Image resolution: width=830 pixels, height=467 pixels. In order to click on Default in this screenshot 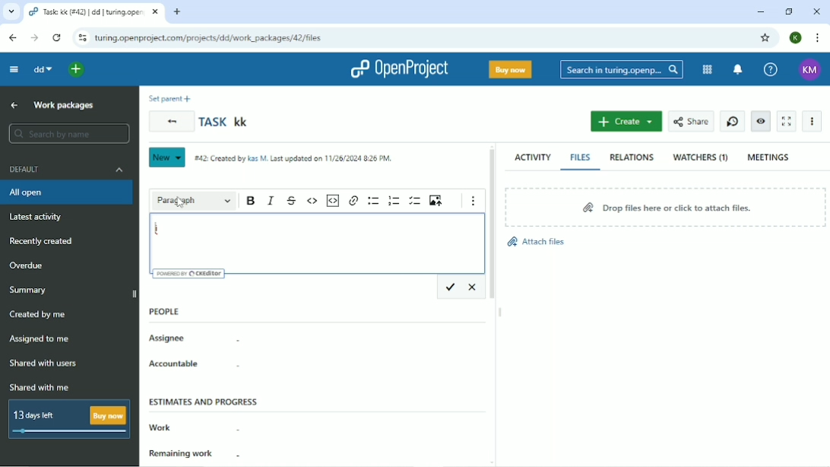, I will do `click(68, 170)`.